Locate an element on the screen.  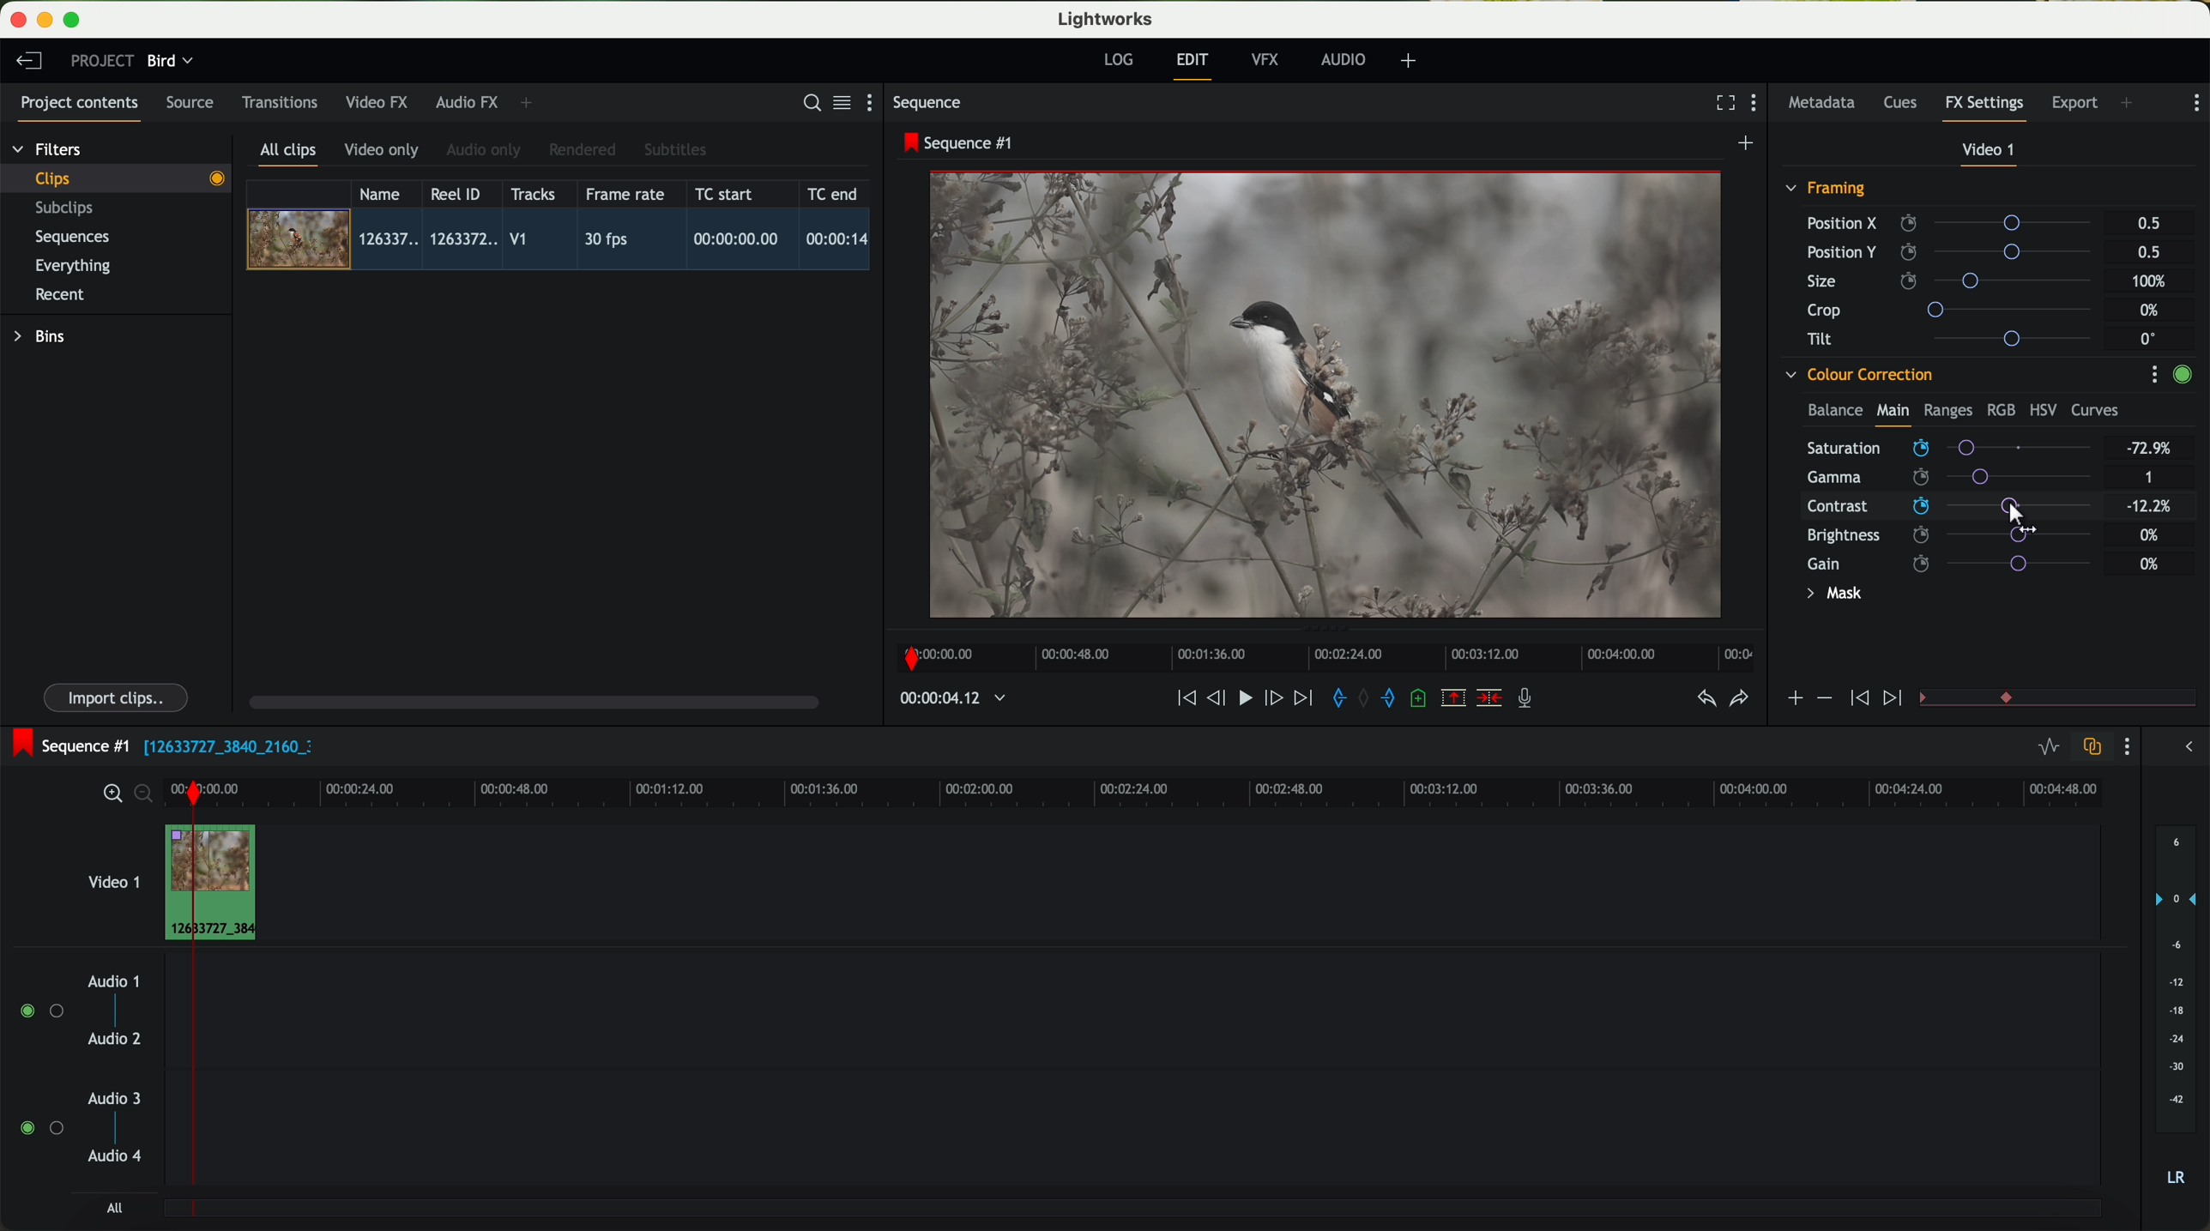
sequence is located at coordinates (927, 103).